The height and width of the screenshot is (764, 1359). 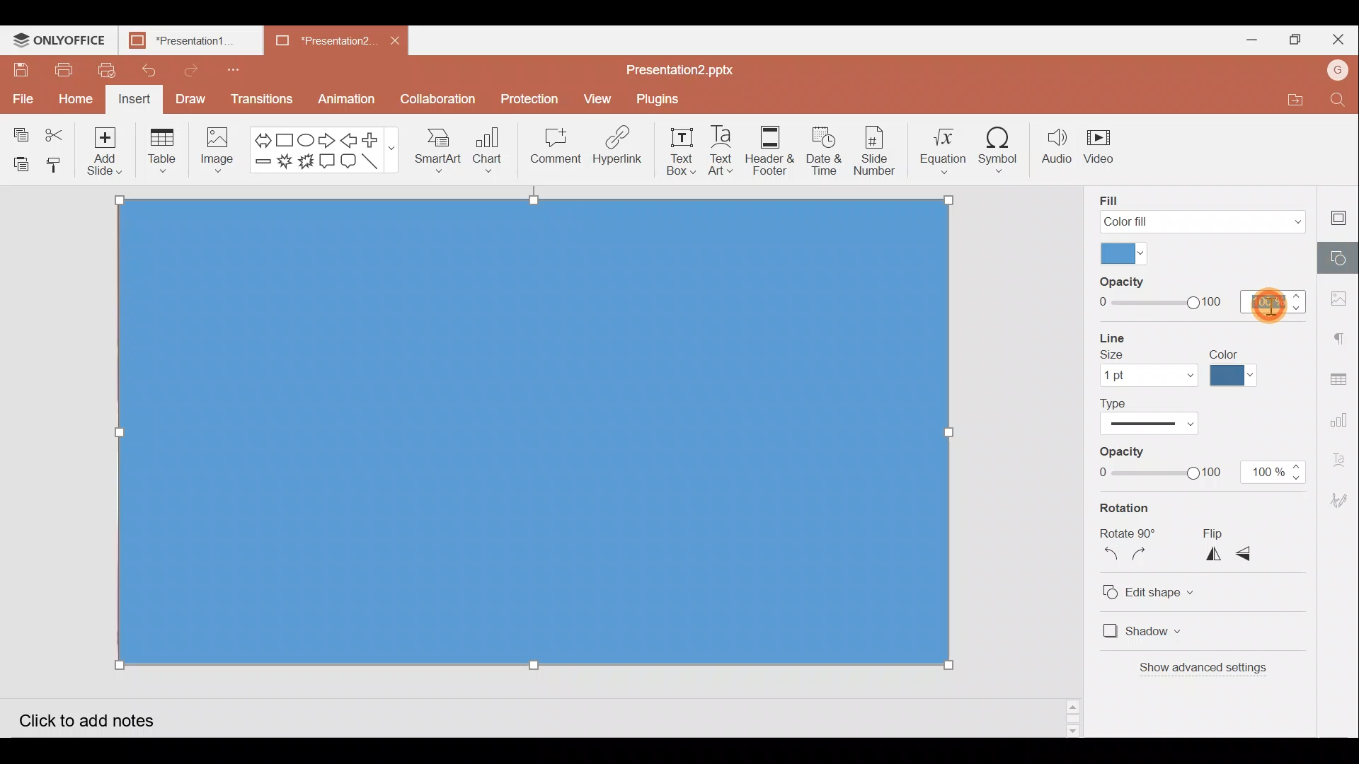 What do you see at coordinates (1274, 299) in the screenshot?
I see `100%` at bounding box center [1274, 299].